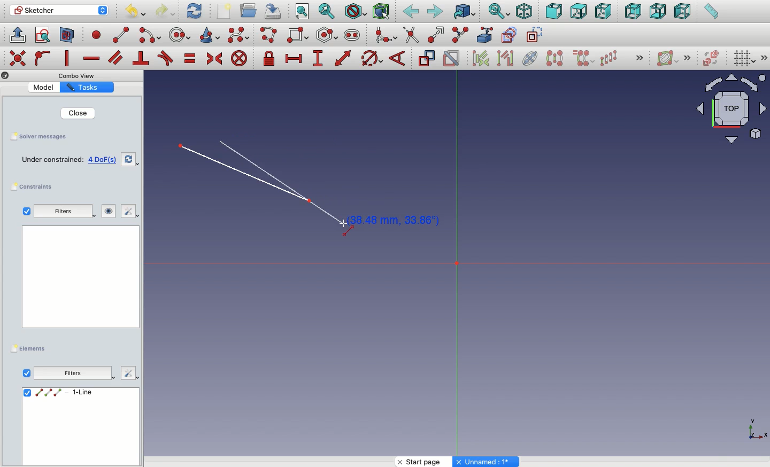 This screenshot has height=467, width=770. Describe the element at coordinates (128, 160) in the screenshot. I see `Refresh` at that location.